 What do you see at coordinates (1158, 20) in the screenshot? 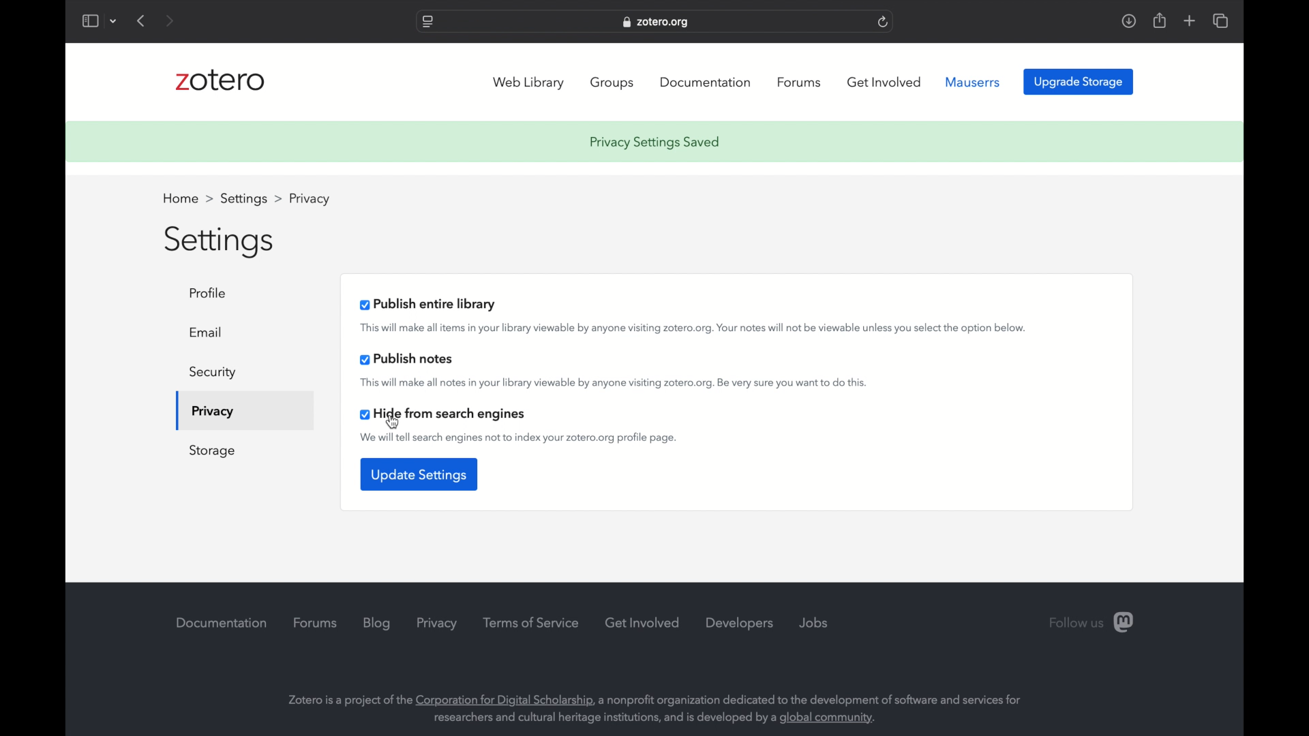
I see `share` at bounding box center [1158, 20].